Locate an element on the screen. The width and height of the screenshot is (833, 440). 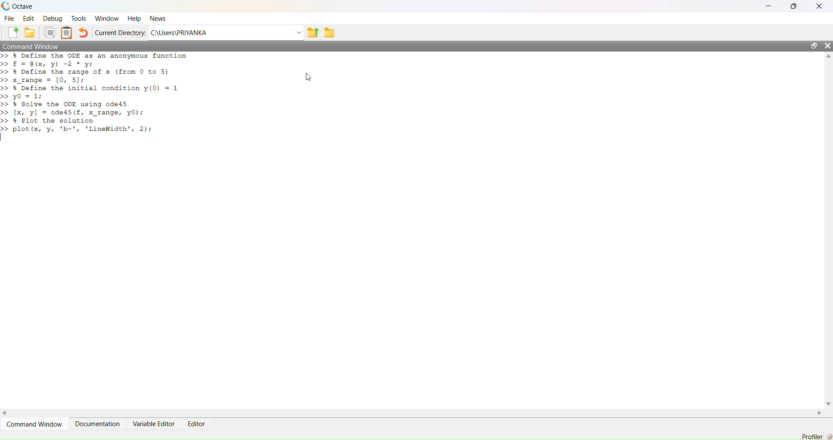
restore is located at coordinates (794, 6).